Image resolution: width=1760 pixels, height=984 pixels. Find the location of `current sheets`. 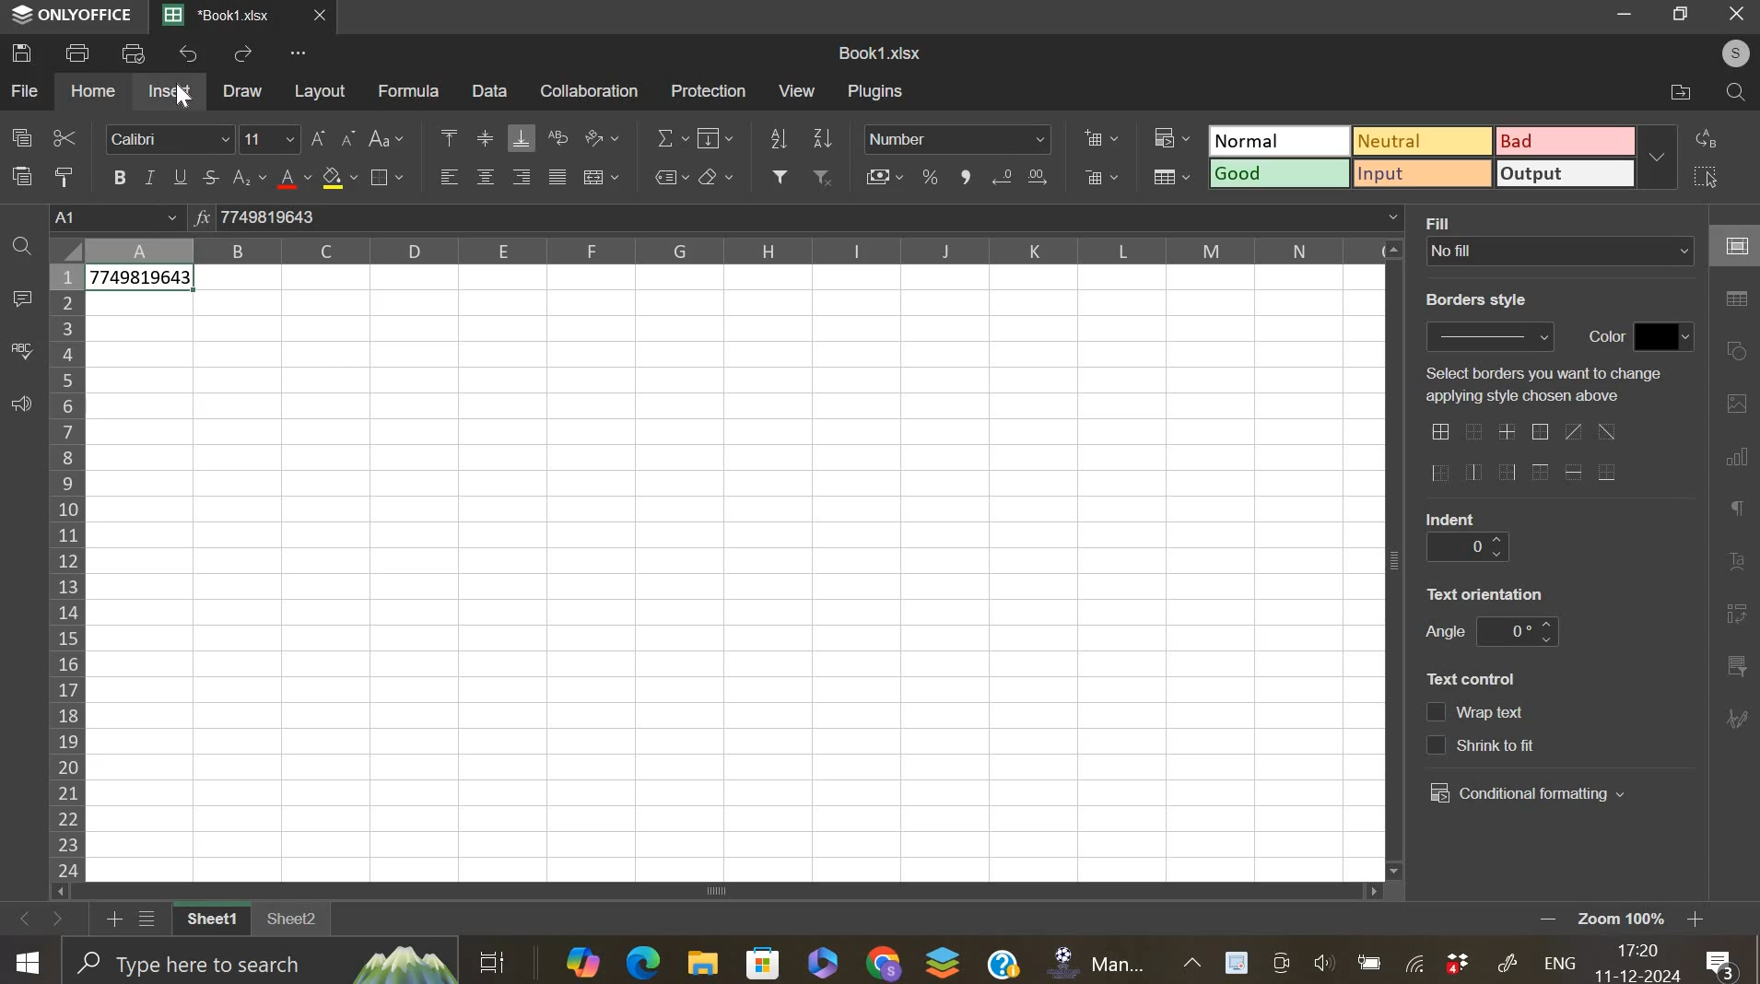

current sheets is located at coordinates (226, 17).